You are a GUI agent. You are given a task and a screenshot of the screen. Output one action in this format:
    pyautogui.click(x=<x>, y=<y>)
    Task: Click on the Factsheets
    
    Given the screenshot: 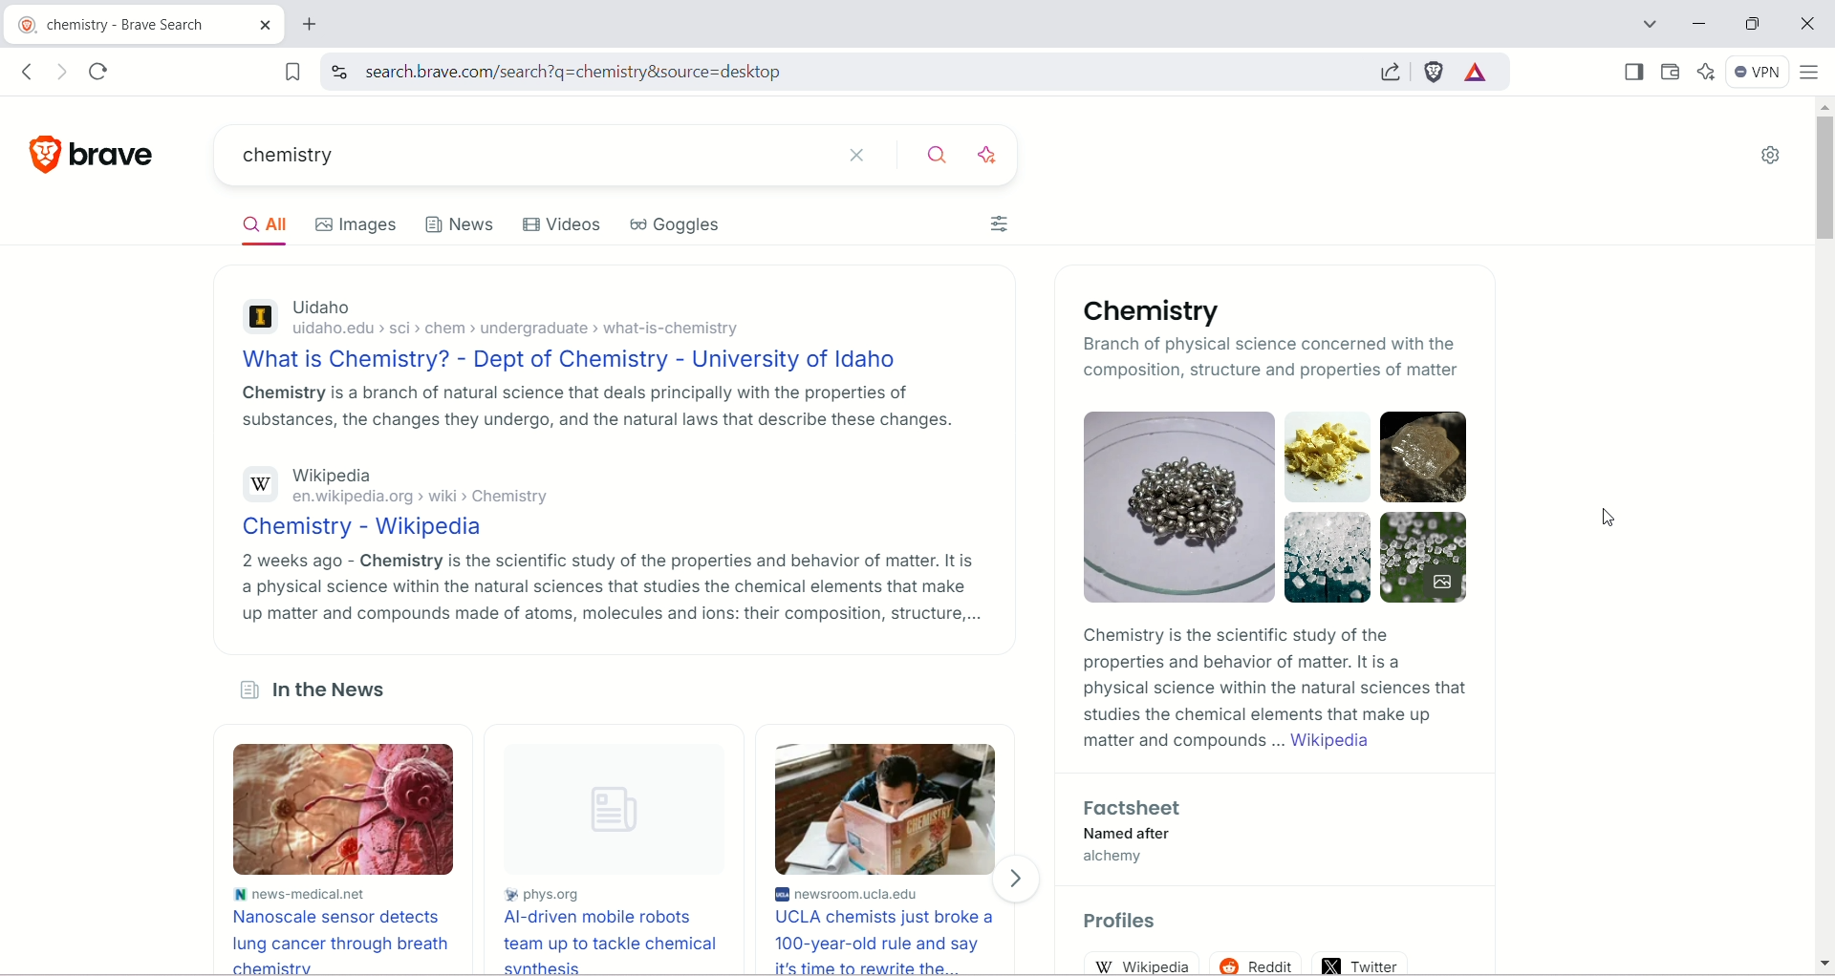 What is the action you would take?
    pyautogui.click(x=1138, y=806)
    